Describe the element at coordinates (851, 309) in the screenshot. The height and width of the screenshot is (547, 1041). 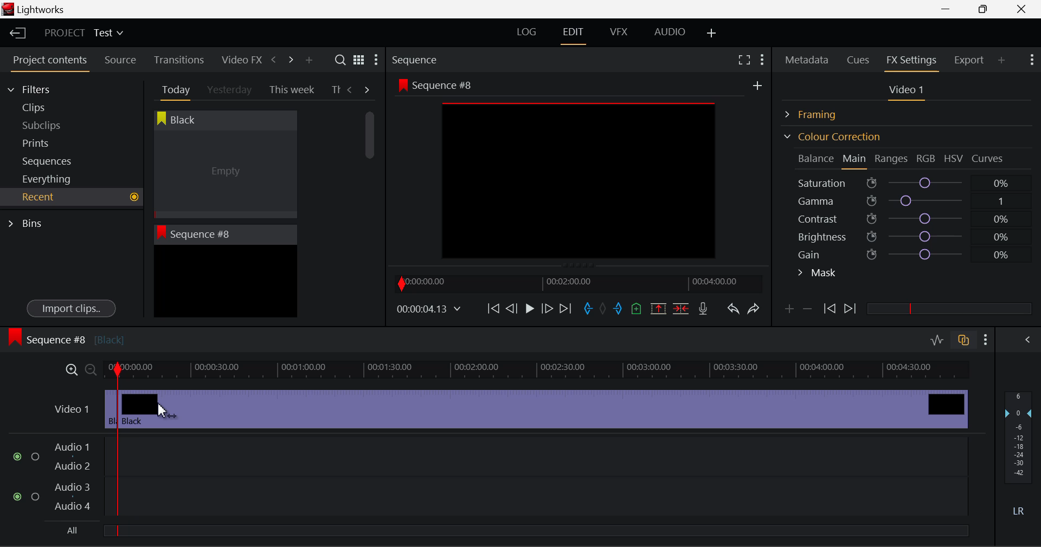
I see `Next keyframe` at that location.